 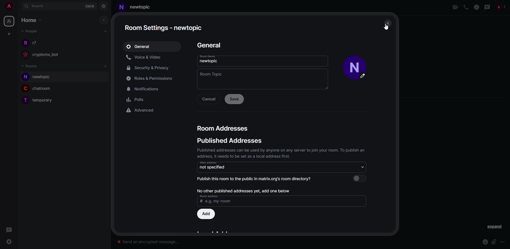 I want to click on room name, so click(x=207, y=56).